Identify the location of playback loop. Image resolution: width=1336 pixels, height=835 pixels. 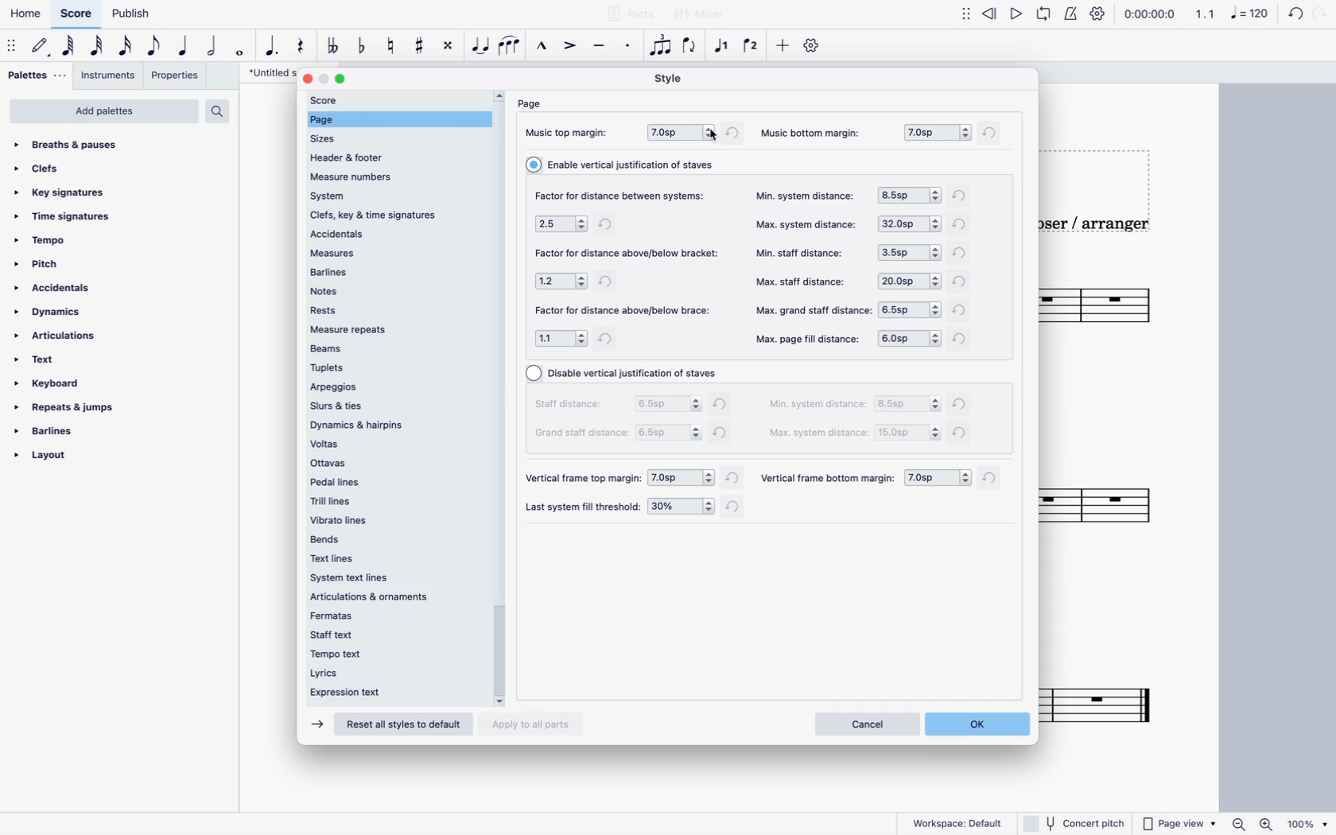
(1047, 16).